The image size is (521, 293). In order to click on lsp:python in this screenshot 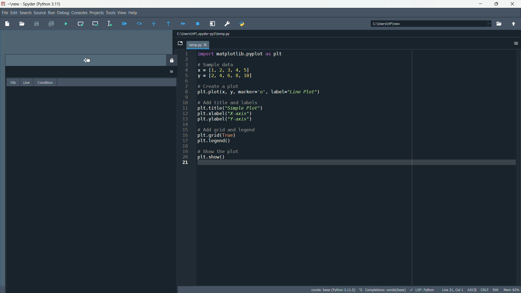, I will do `click(422, 289)`.